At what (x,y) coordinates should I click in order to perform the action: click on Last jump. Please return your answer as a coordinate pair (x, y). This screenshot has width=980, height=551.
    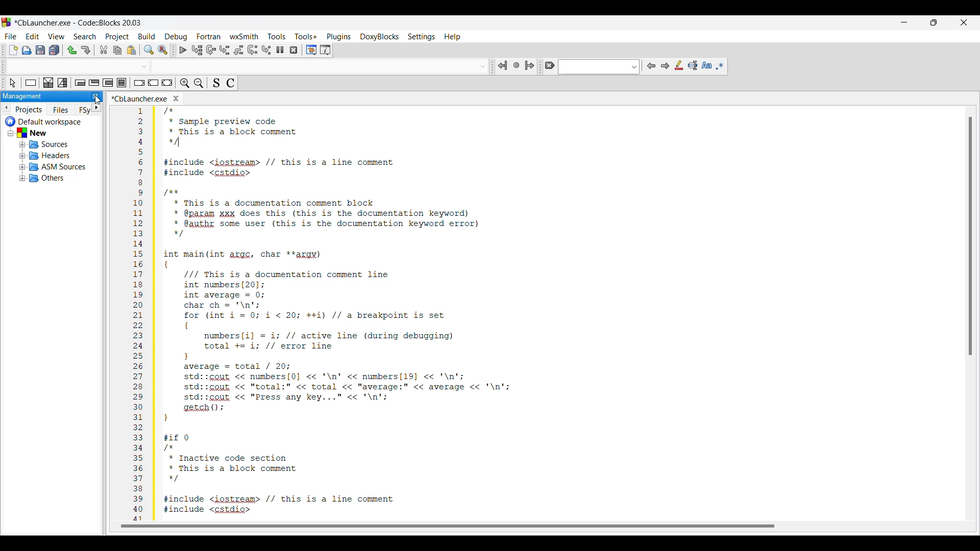
    Looking at the image, I should click on (517, 65).